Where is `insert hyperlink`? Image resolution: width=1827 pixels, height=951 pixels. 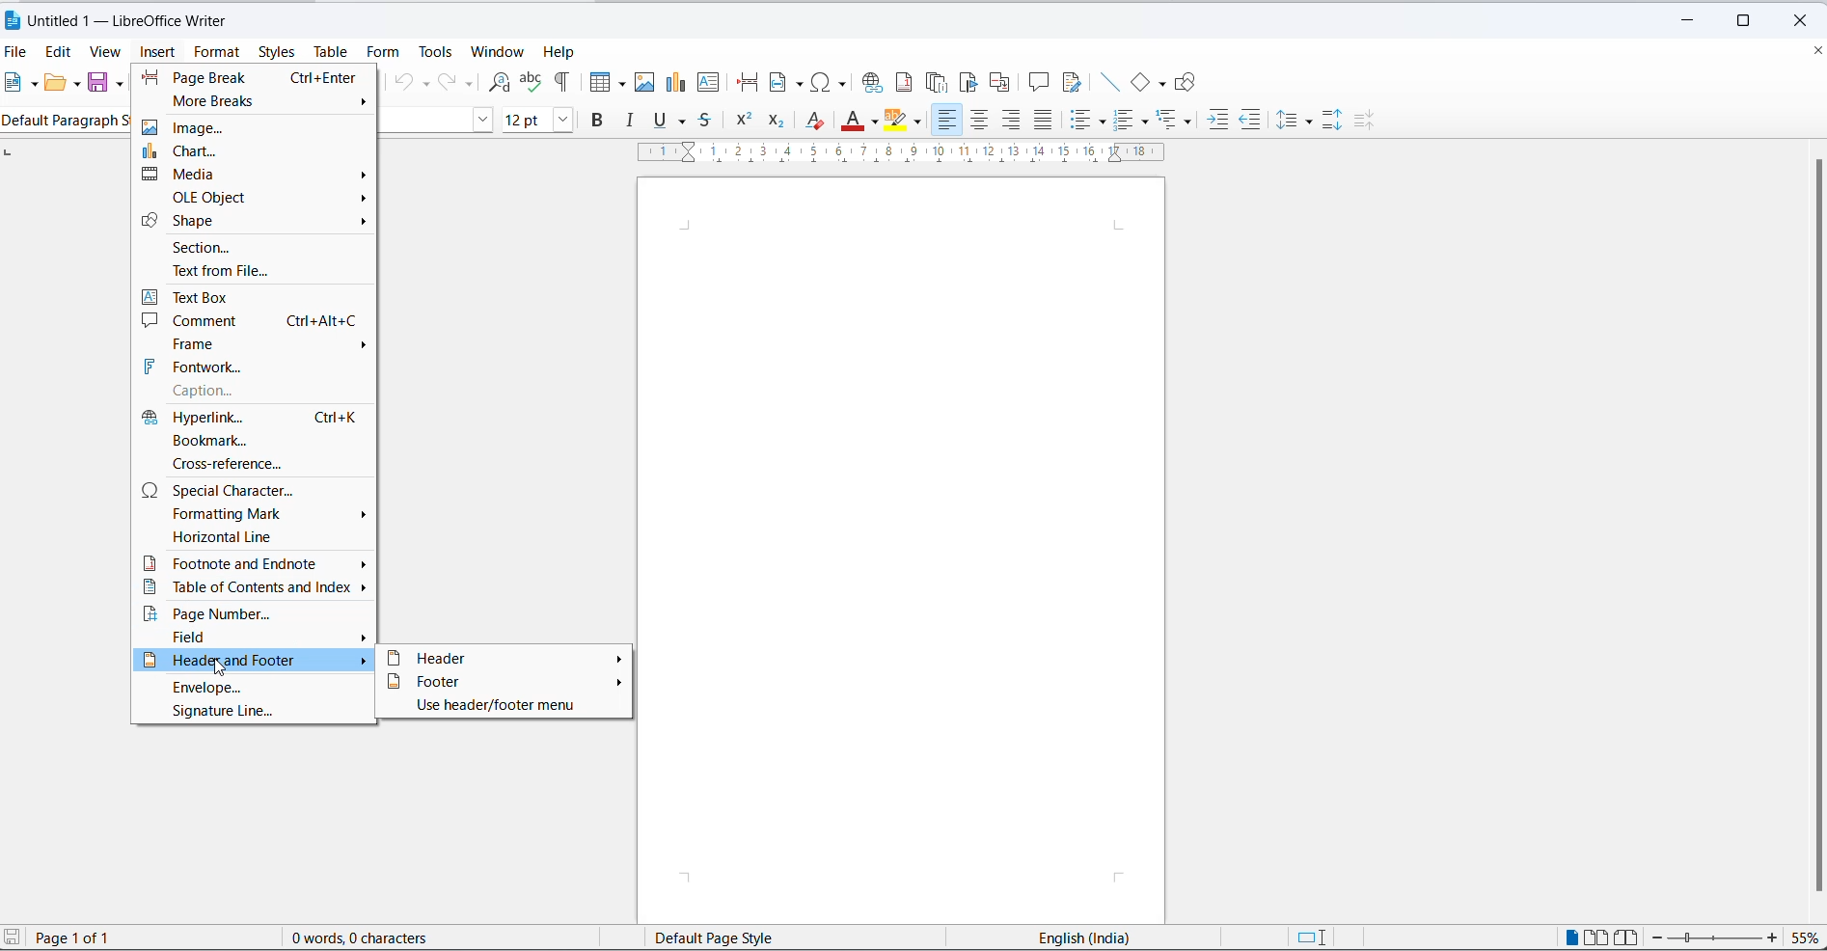 insert hyperlink is located at coordinates (873, 82).